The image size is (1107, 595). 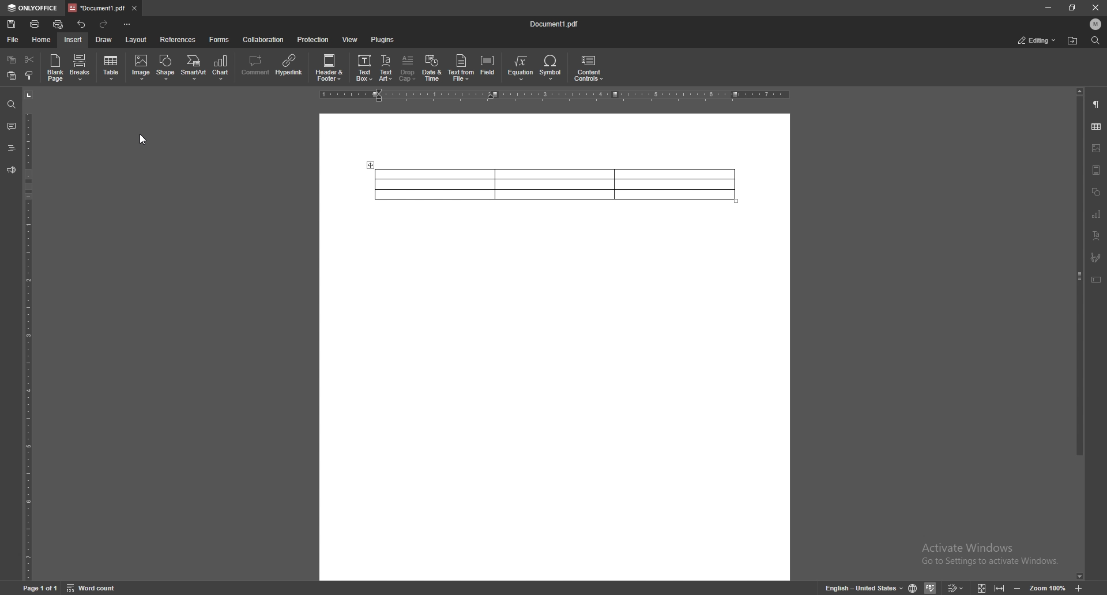 What do you see at coordinates (30, 77) in the screenshot?
I see `copy style` at bounding box center [30, 77].